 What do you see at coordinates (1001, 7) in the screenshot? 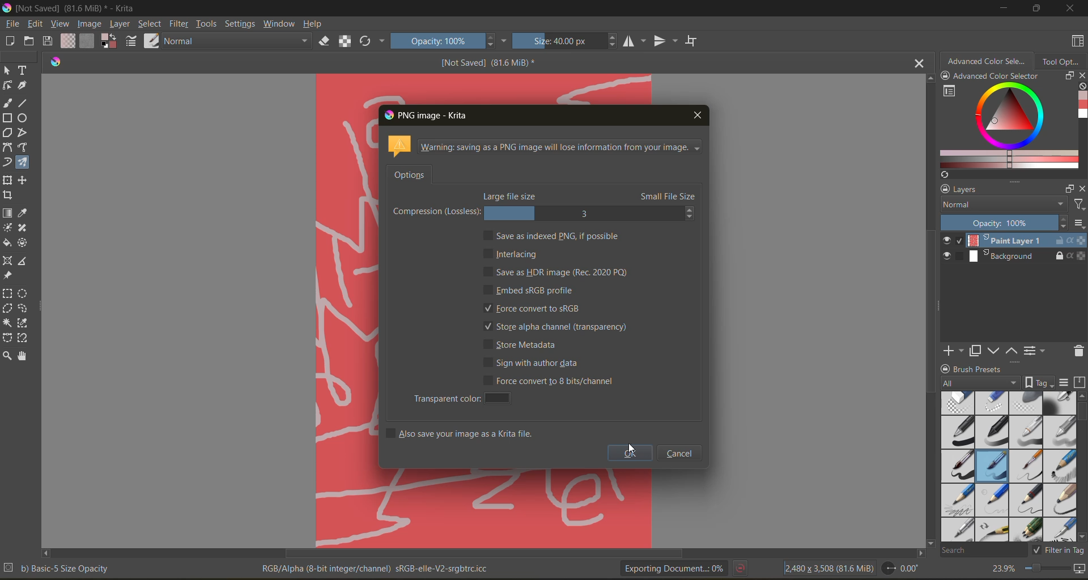
I see `minimize` at bounding box center [1001, 7].